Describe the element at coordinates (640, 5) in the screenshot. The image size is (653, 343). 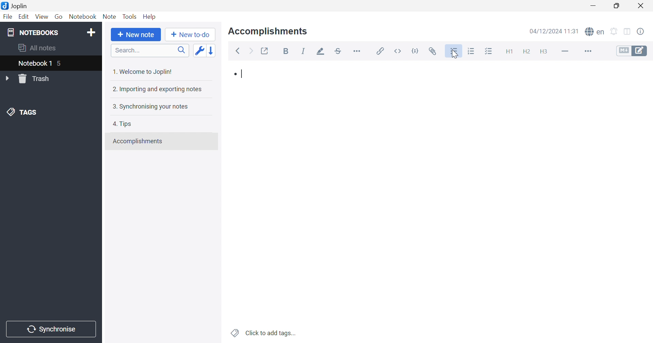
I see `Close` at that location.